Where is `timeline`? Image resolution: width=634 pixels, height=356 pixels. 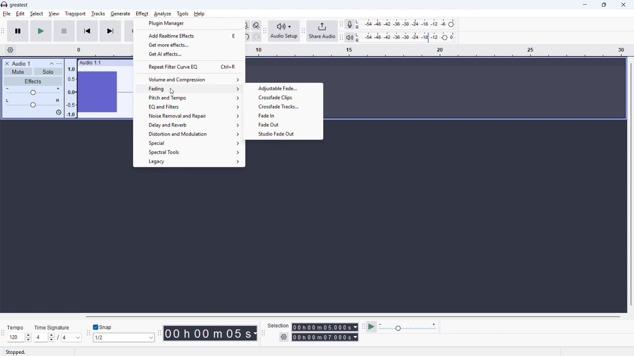 timeline is located at coordinates (100, 50).